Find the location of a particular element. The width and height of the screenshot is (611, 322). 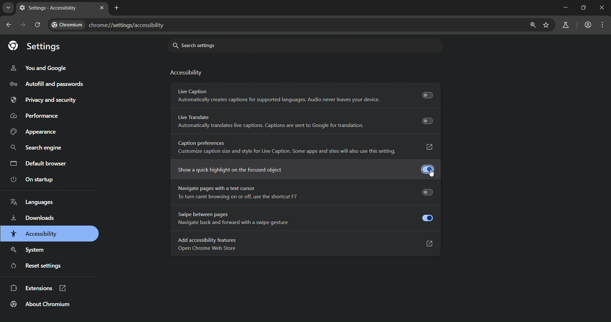

add accessibility features is located at coordinates (252, 245).